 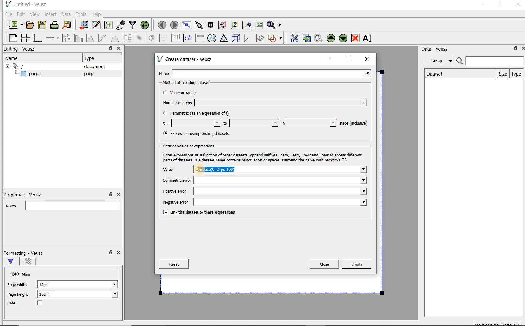 I want to click on new document, so click(x=14, y=24).